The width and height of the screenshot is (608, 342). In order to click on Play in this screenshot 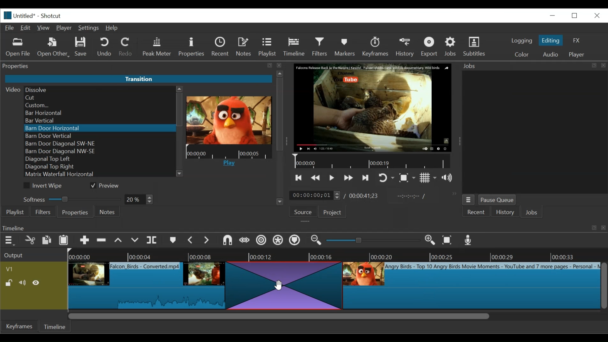, I will do `click(229, 164)`.